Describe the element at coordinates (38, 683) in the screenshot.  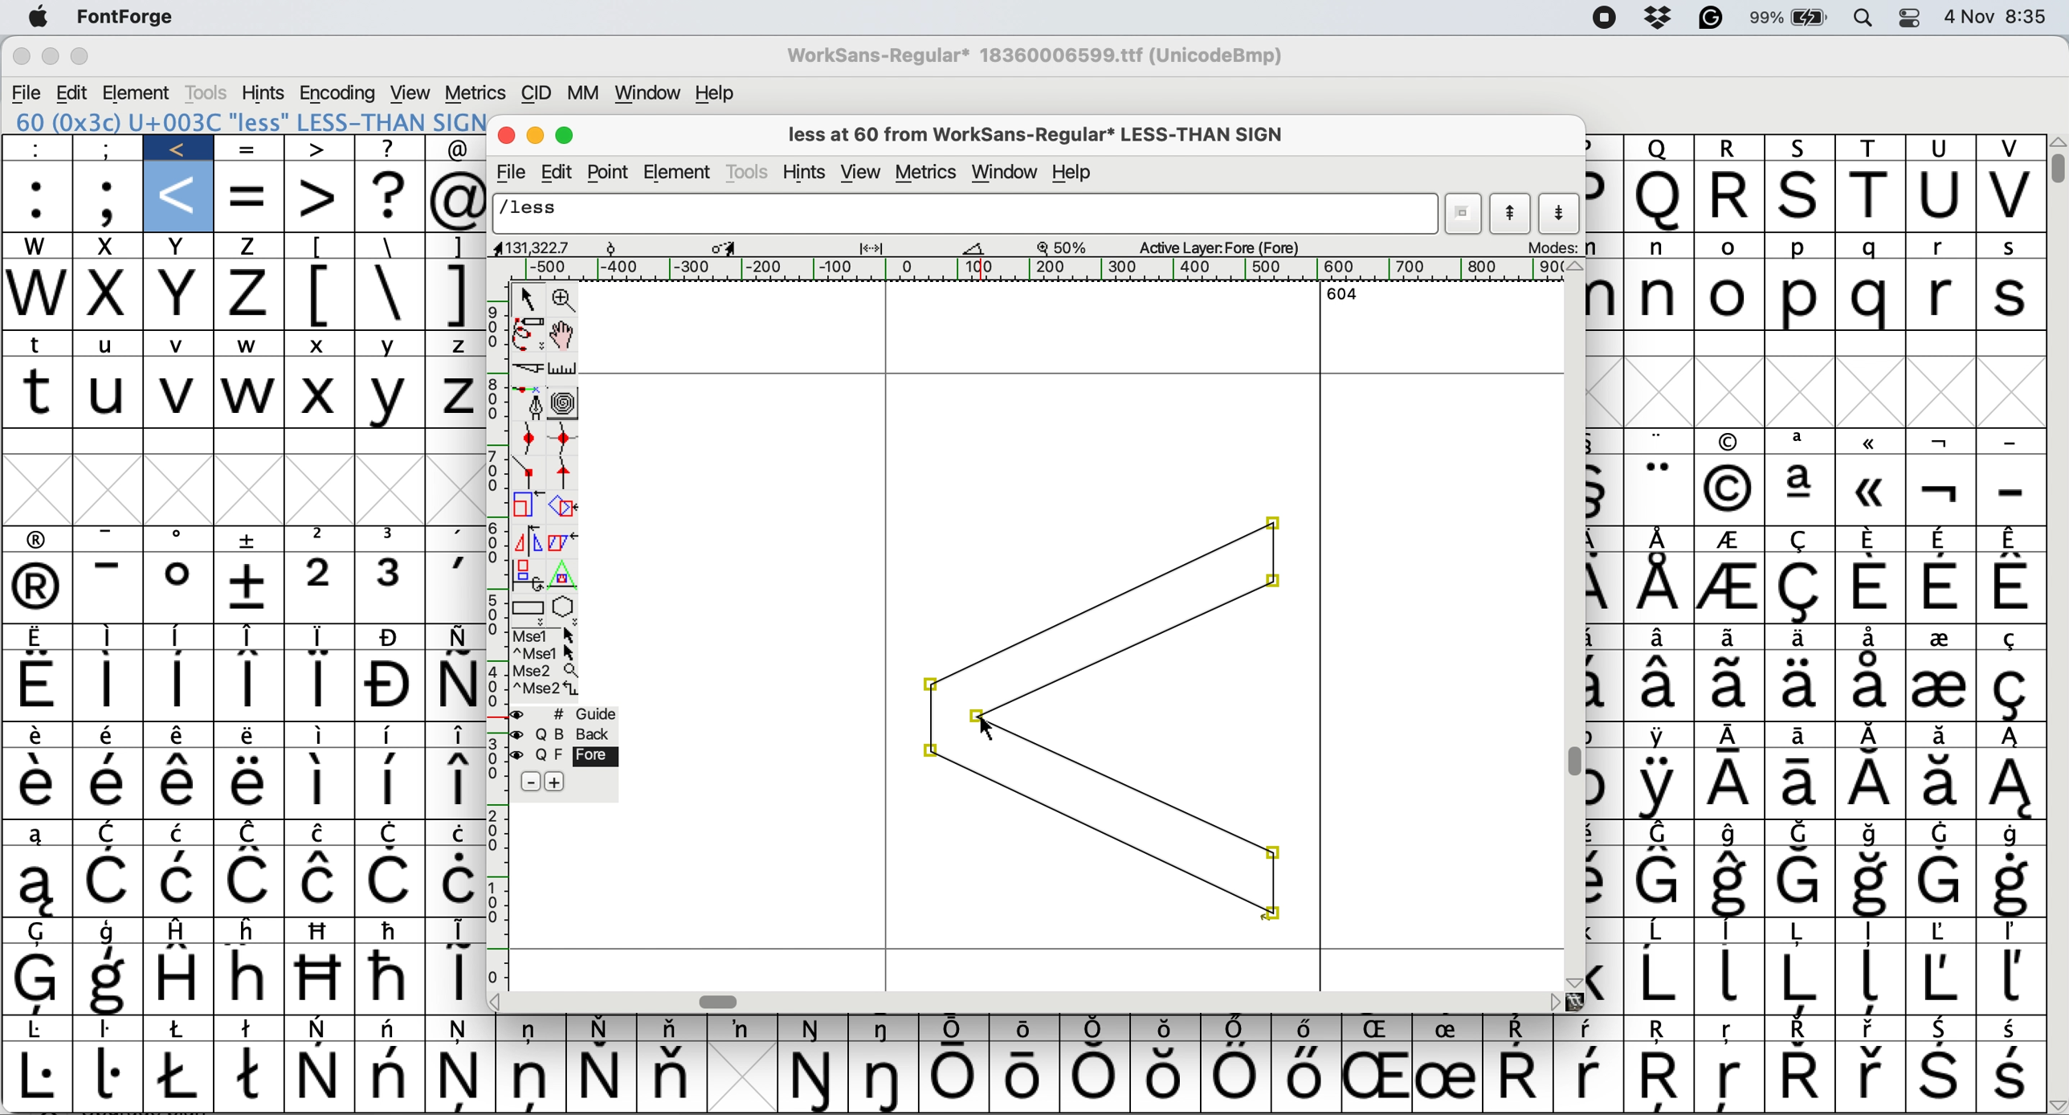
I see `Symbol` at that location.